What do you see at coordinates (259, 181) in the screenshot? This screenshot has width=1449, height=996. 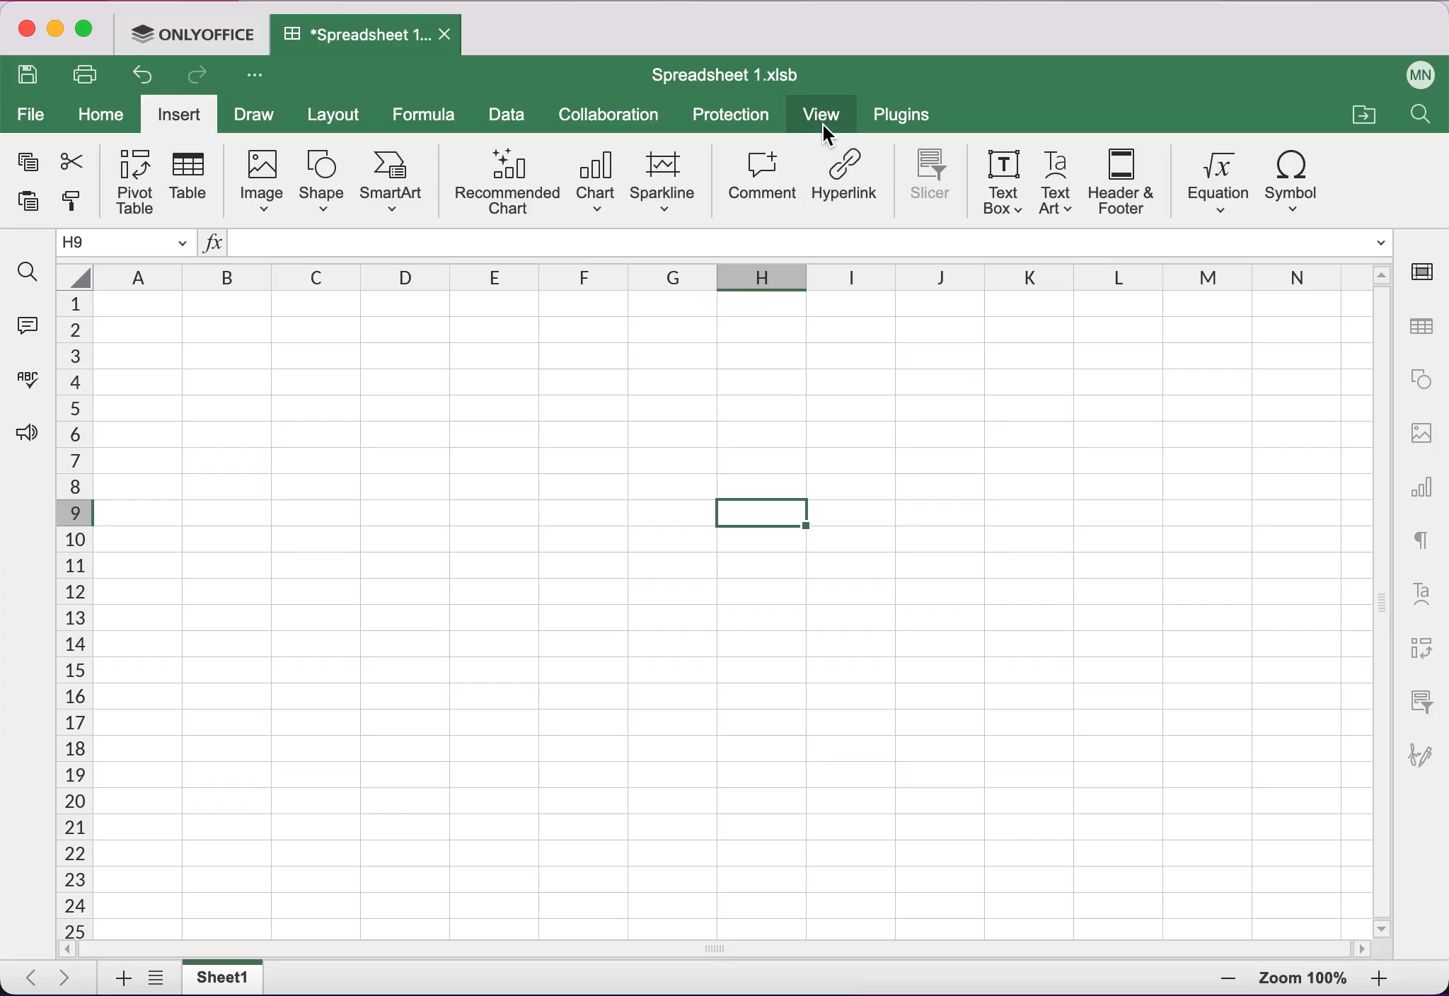 I see `image` at bounding box center [259, 181].